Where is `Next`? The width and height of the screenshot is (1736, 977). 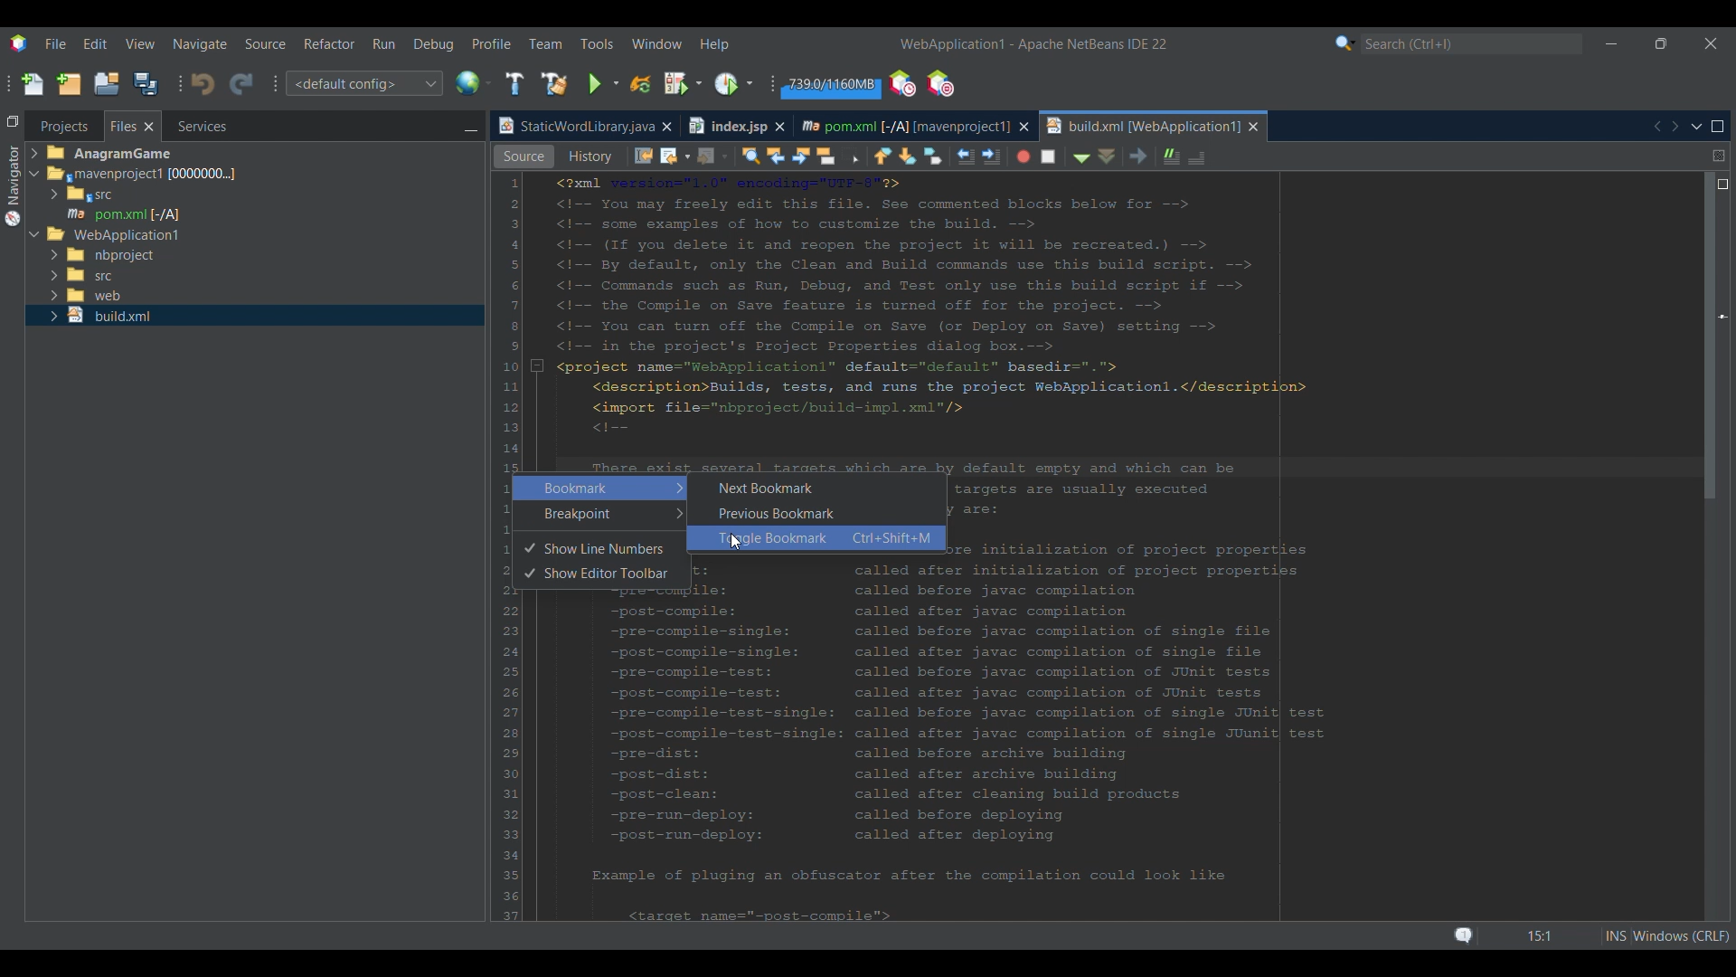
Next is located at coordinates (1675, 126).